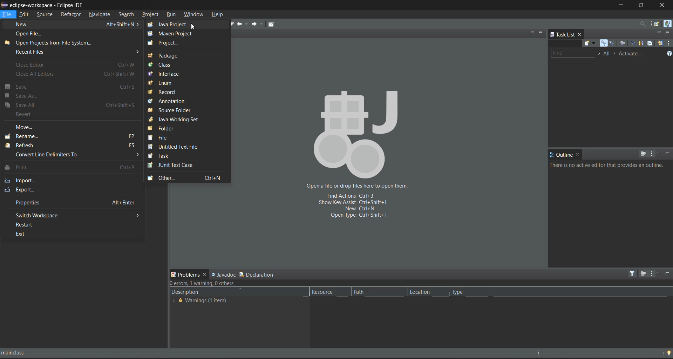 The width and height of the screenshot is (673, 359). Describe the element at coordinates (74, 52) in the screenshot. I see `recent files` at that location.